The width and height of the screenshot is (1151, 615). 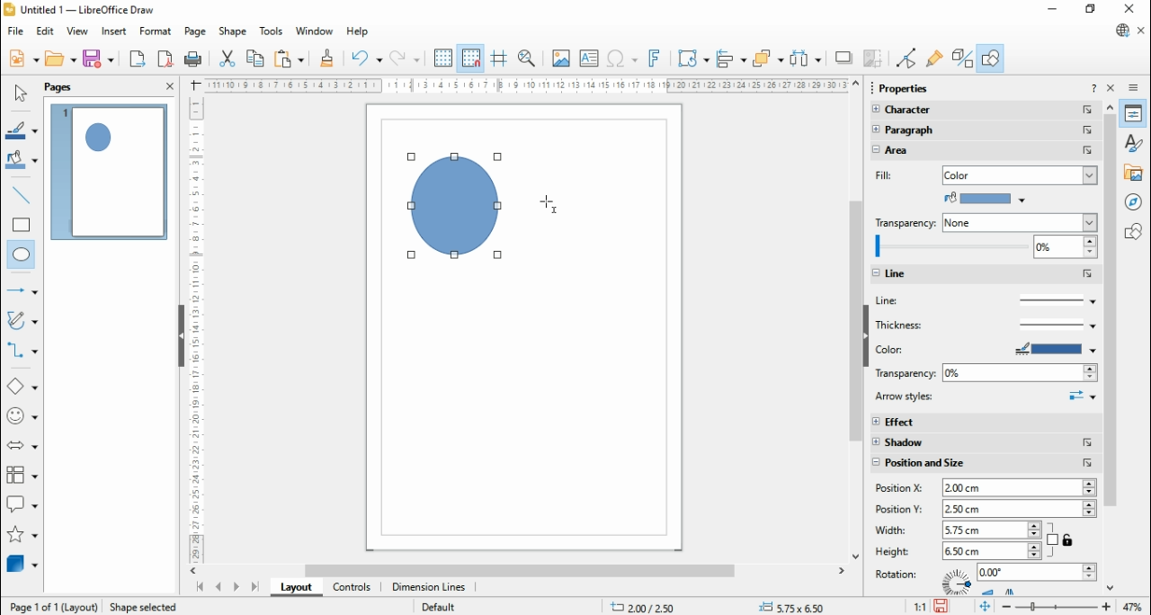 What do you see at coordinates (22, 161) in the screenshot?
I see `fill color` at bounding box center [22, 161].